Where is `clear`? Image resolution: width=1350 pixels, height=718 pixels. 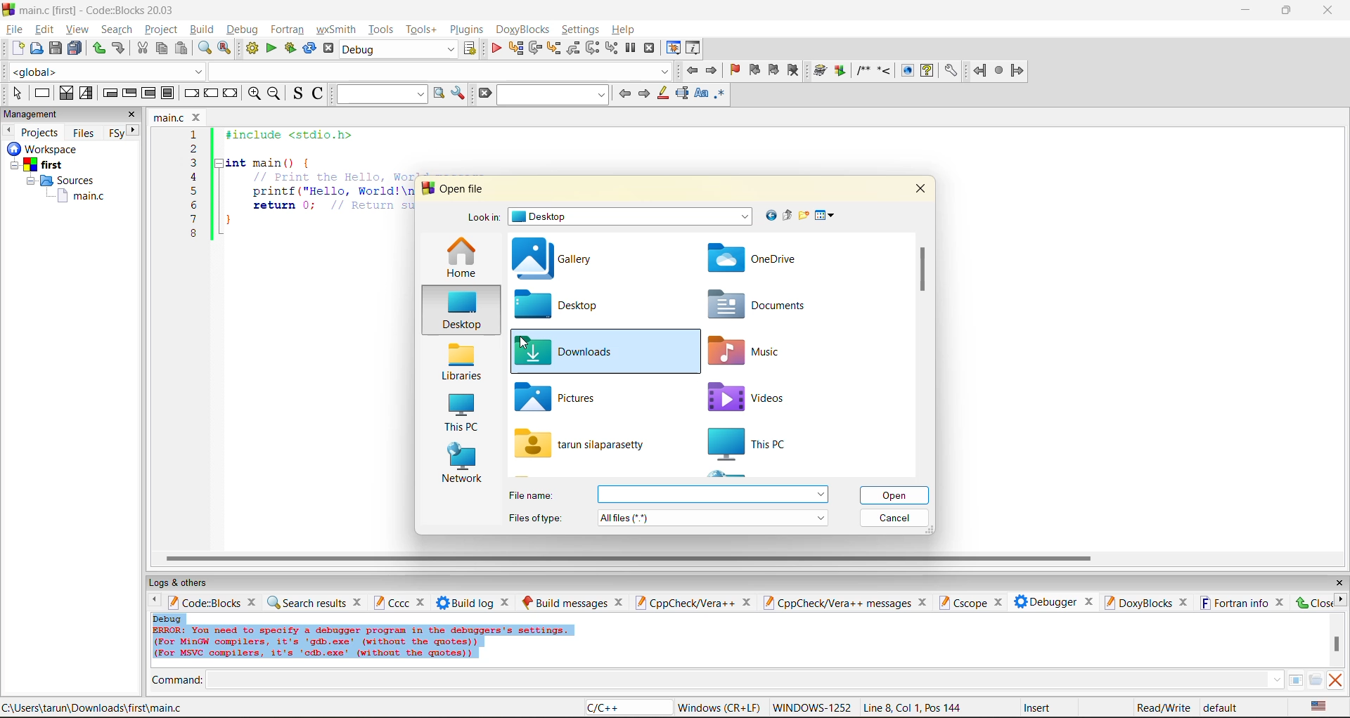 clear is located at coordinates (484, 93).